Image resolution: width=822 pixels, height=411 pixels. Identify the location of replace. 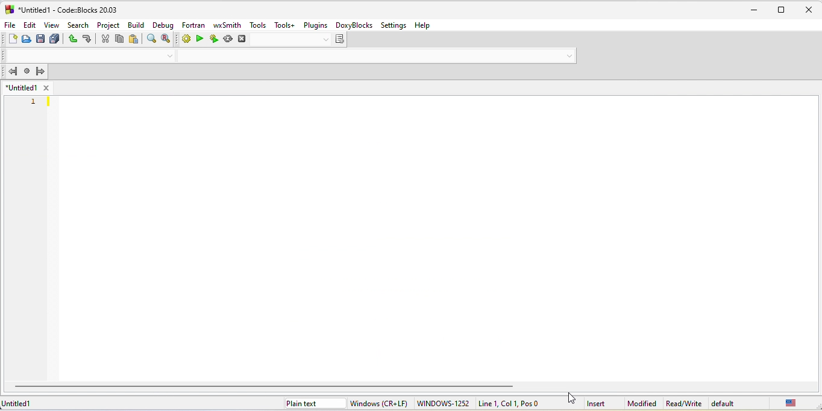
(165, 38).